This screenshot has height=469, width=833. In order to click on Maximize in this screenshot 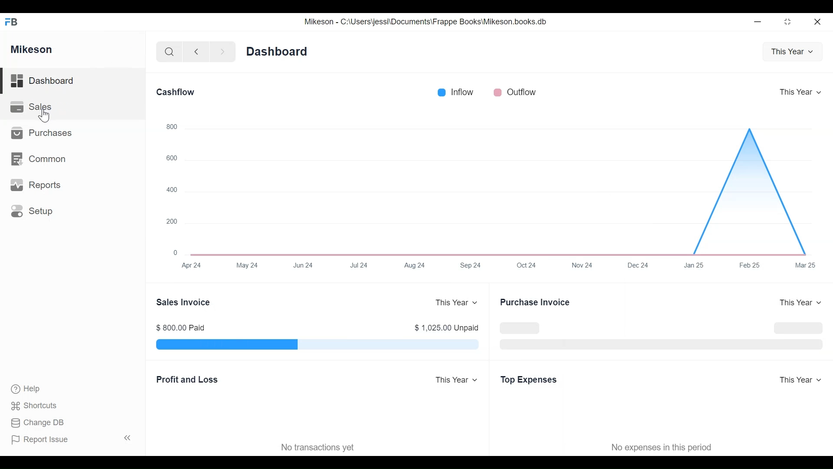, I will do `click(786, 23)`.